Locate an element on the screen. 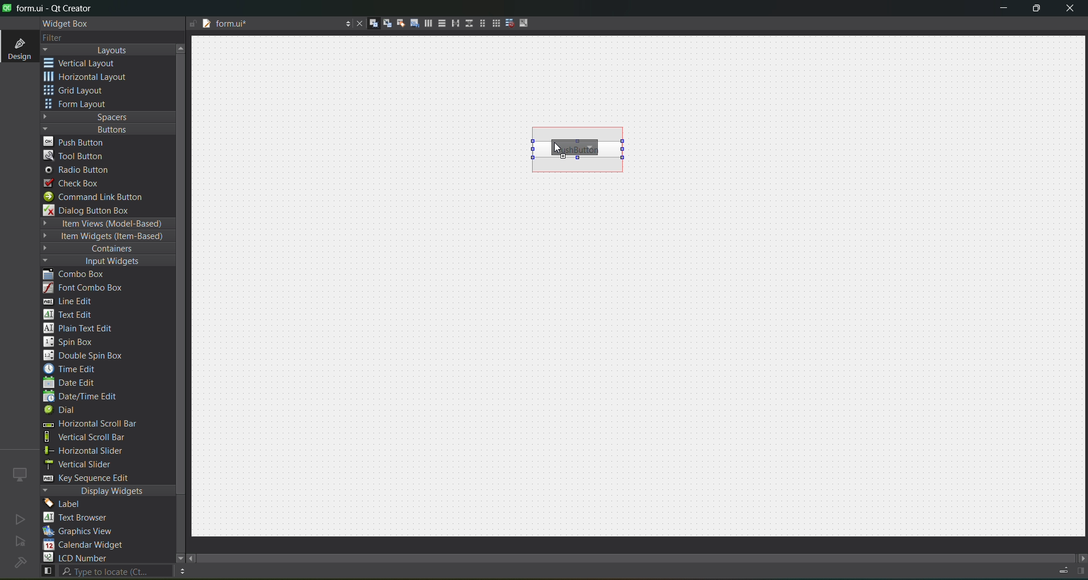 This screenshot has width=1088, height=580. font combo box is located at coordinates (87, 288).